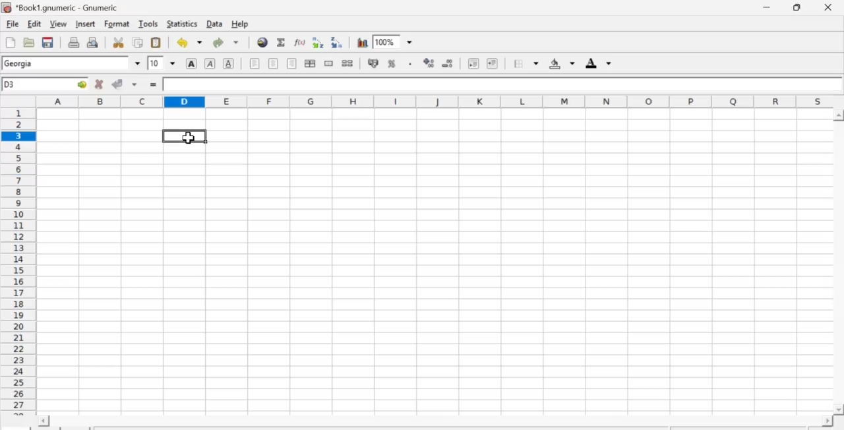 This screenshot has width=844, height=430. I want to click on File, so click(12, 24).